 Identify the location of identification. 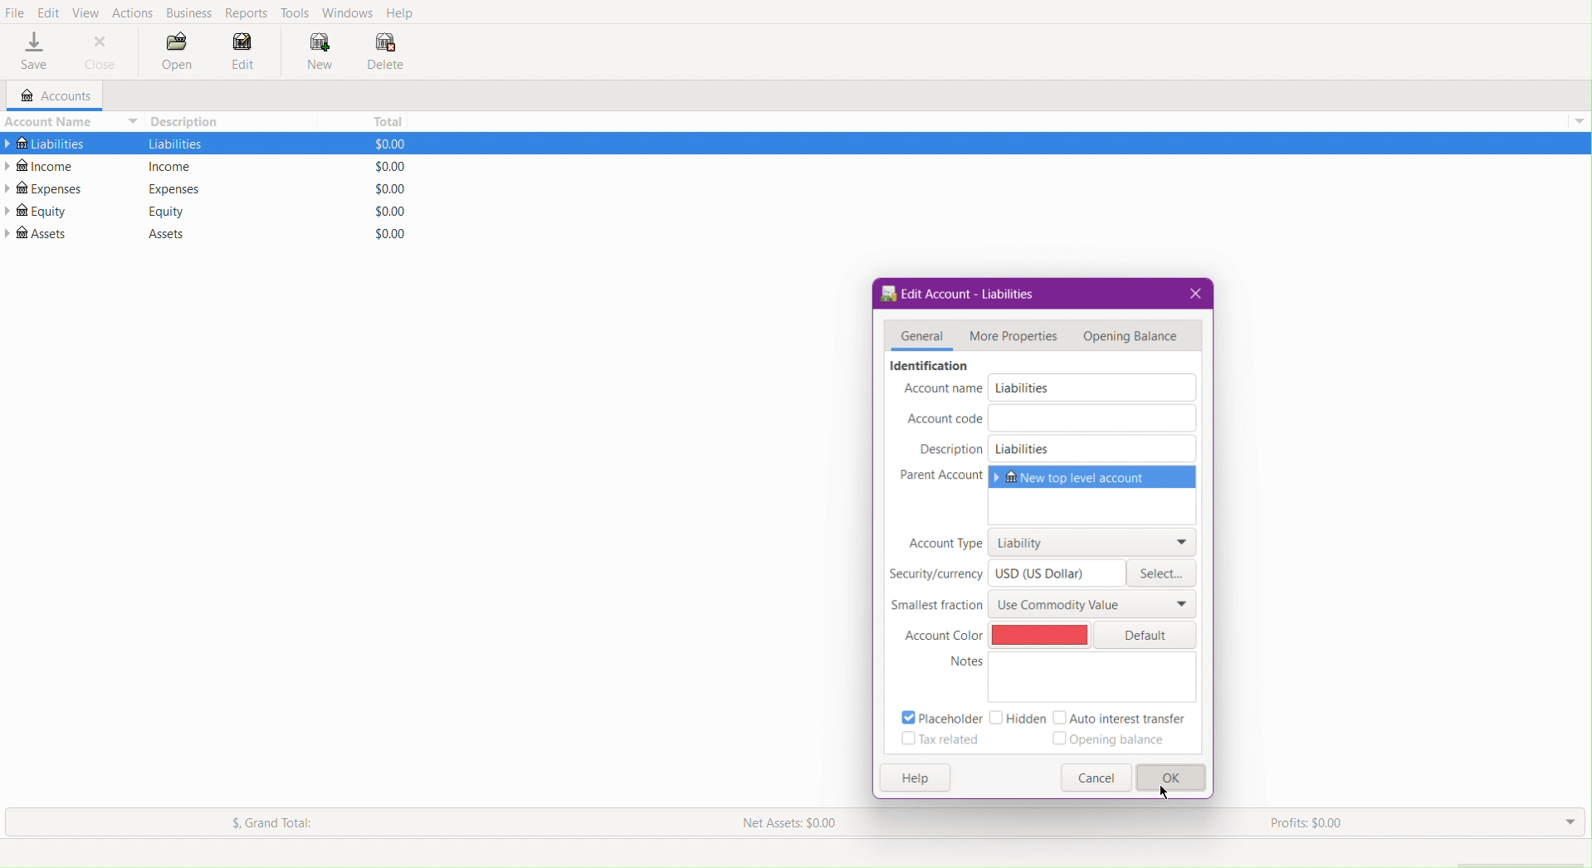
(931, 367).